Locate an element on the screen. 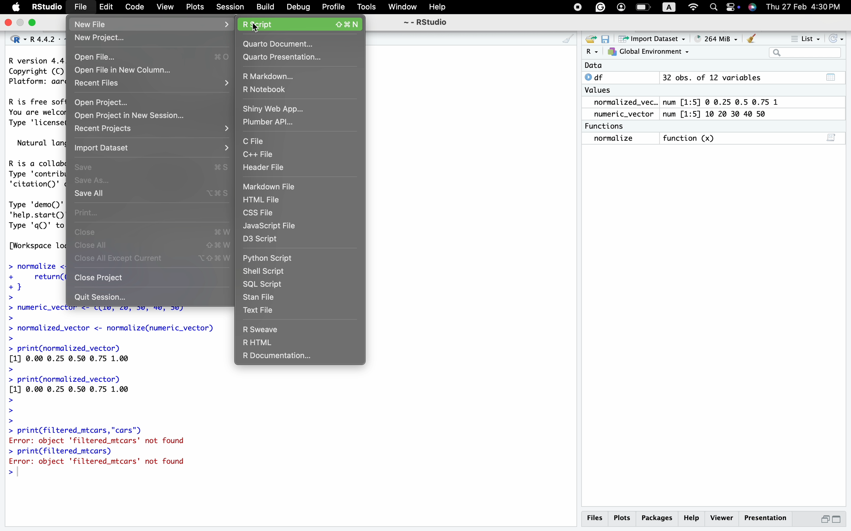 The width and height of the screenshot is (851, 531). window is located at coordinates (402, 6).